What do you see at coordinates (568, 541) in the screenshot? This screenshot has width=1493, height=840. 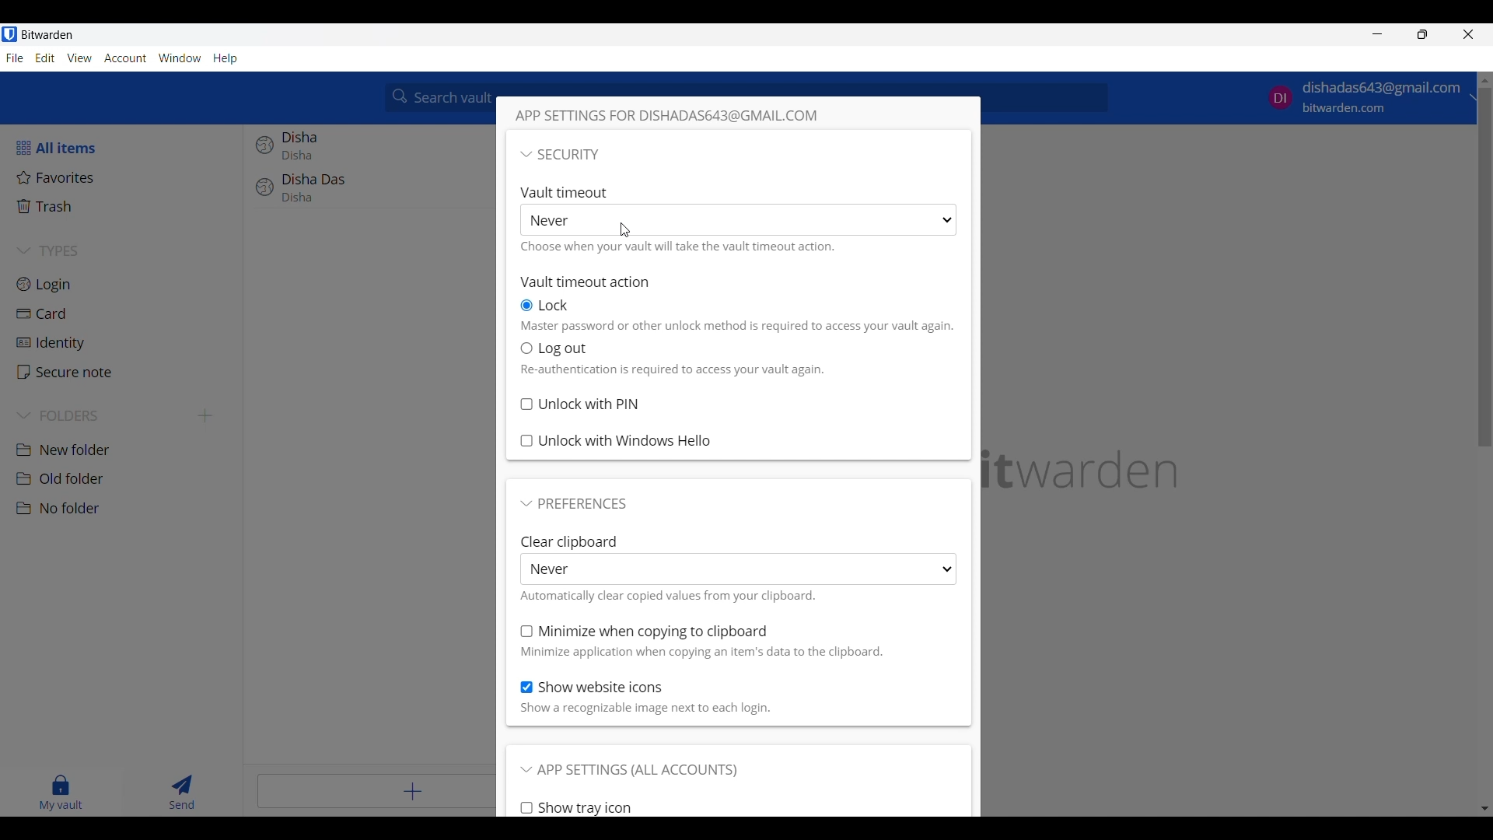 I see `clear clipboard` at bounding box center [568, 541].